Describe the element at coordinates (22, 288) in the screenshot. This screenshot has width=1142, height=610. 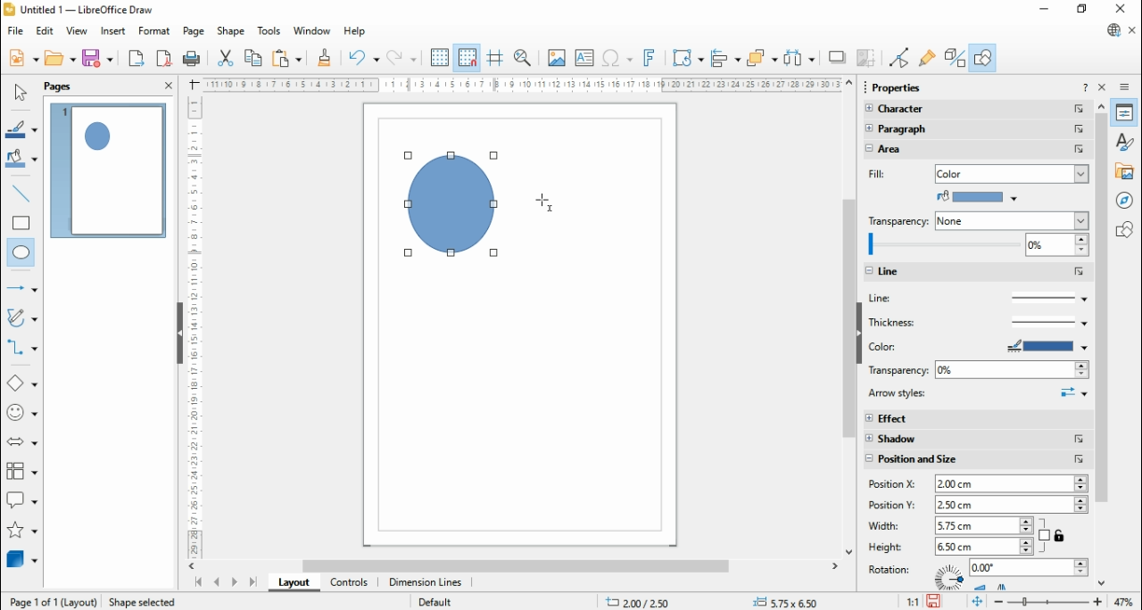
I see `line and arrows` at that location.